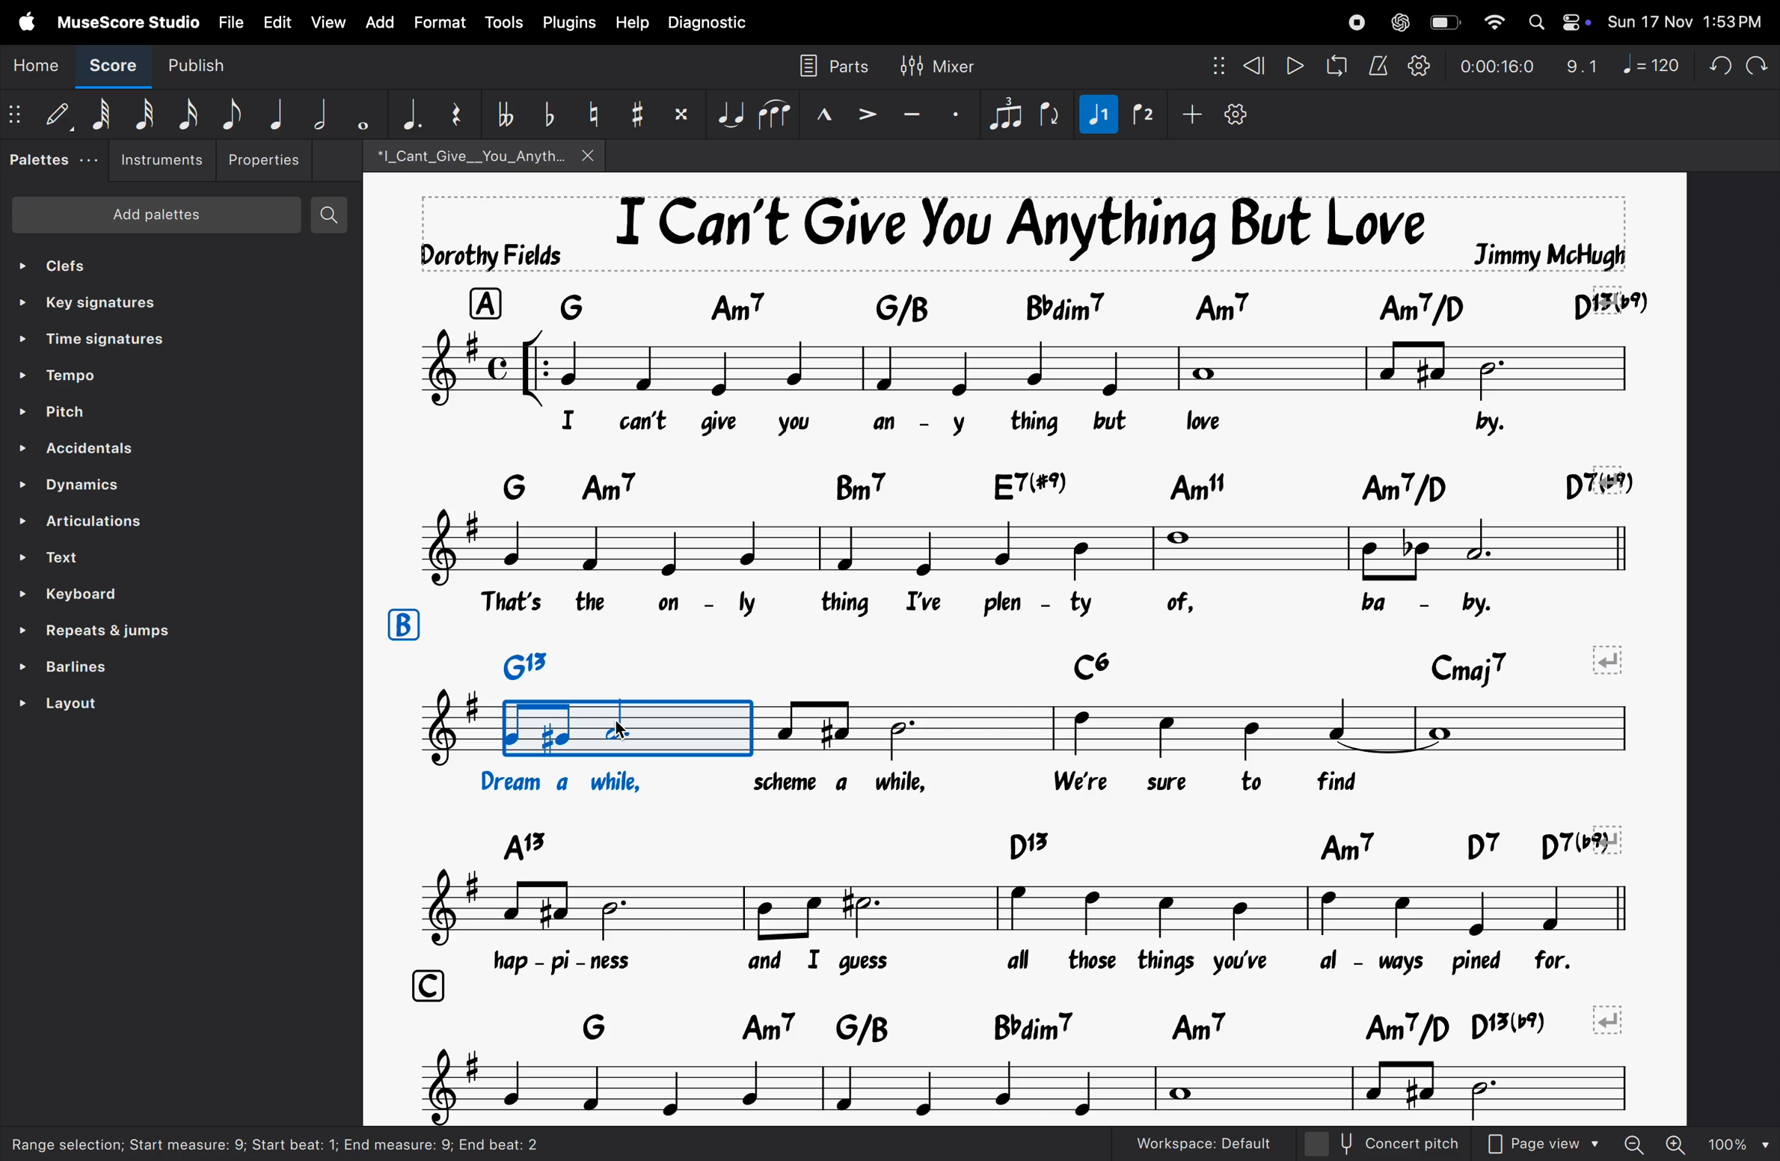 The width and height of the screenshot is (1780, 1161). What do you see at coordinates (166, 160) in the screenshot?
I see `instruements` at bounding box center [166, 160].